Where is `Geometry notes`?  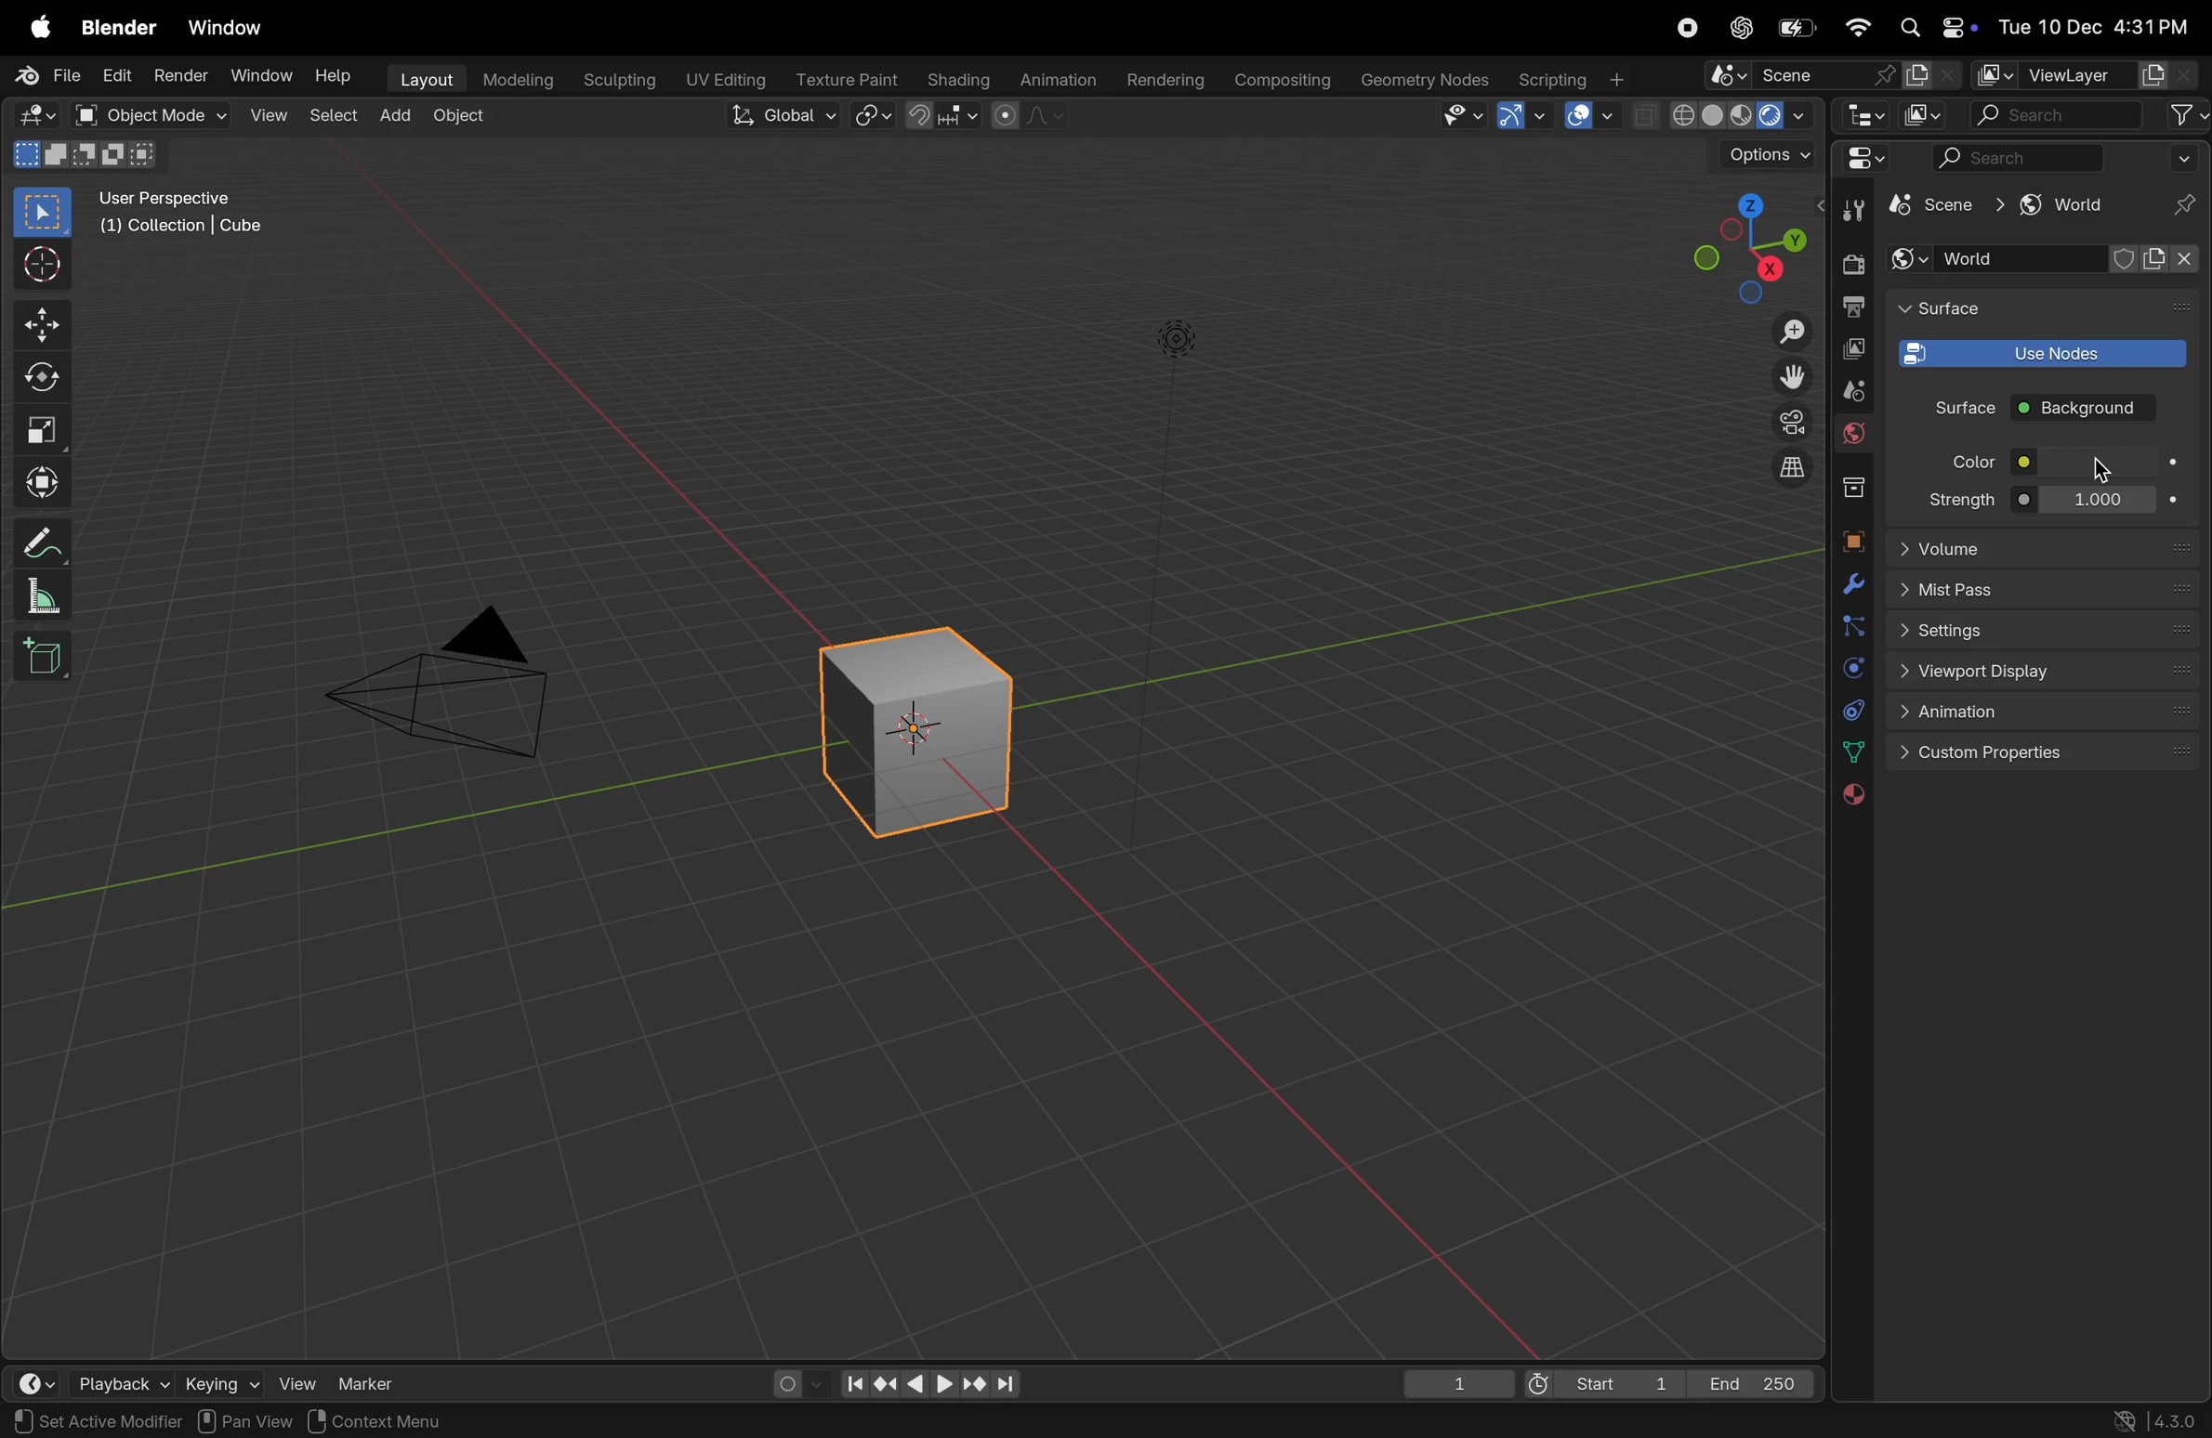 Geometry notes is located at coordinates (1422, 79).